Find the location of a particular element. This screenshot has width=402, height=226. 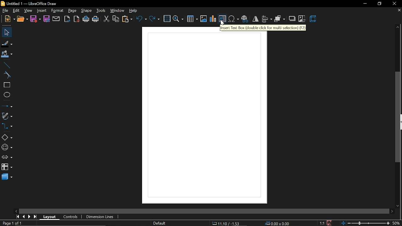

format is located at coordinates (57, 10).